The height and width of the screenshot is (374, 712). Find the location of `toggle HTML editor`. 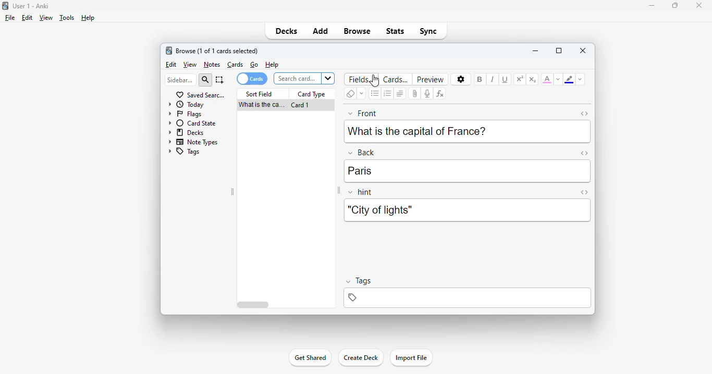

toggle HTML editor is located at coordinates (585, 114).